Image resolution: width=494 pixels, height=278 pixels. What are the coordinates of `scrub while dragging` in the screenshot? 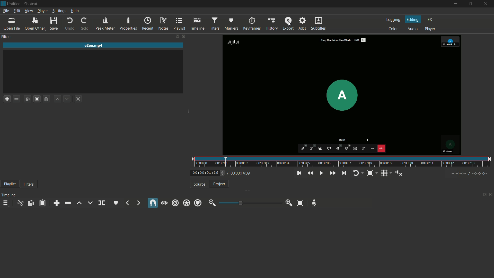 It's located at (164, 203).